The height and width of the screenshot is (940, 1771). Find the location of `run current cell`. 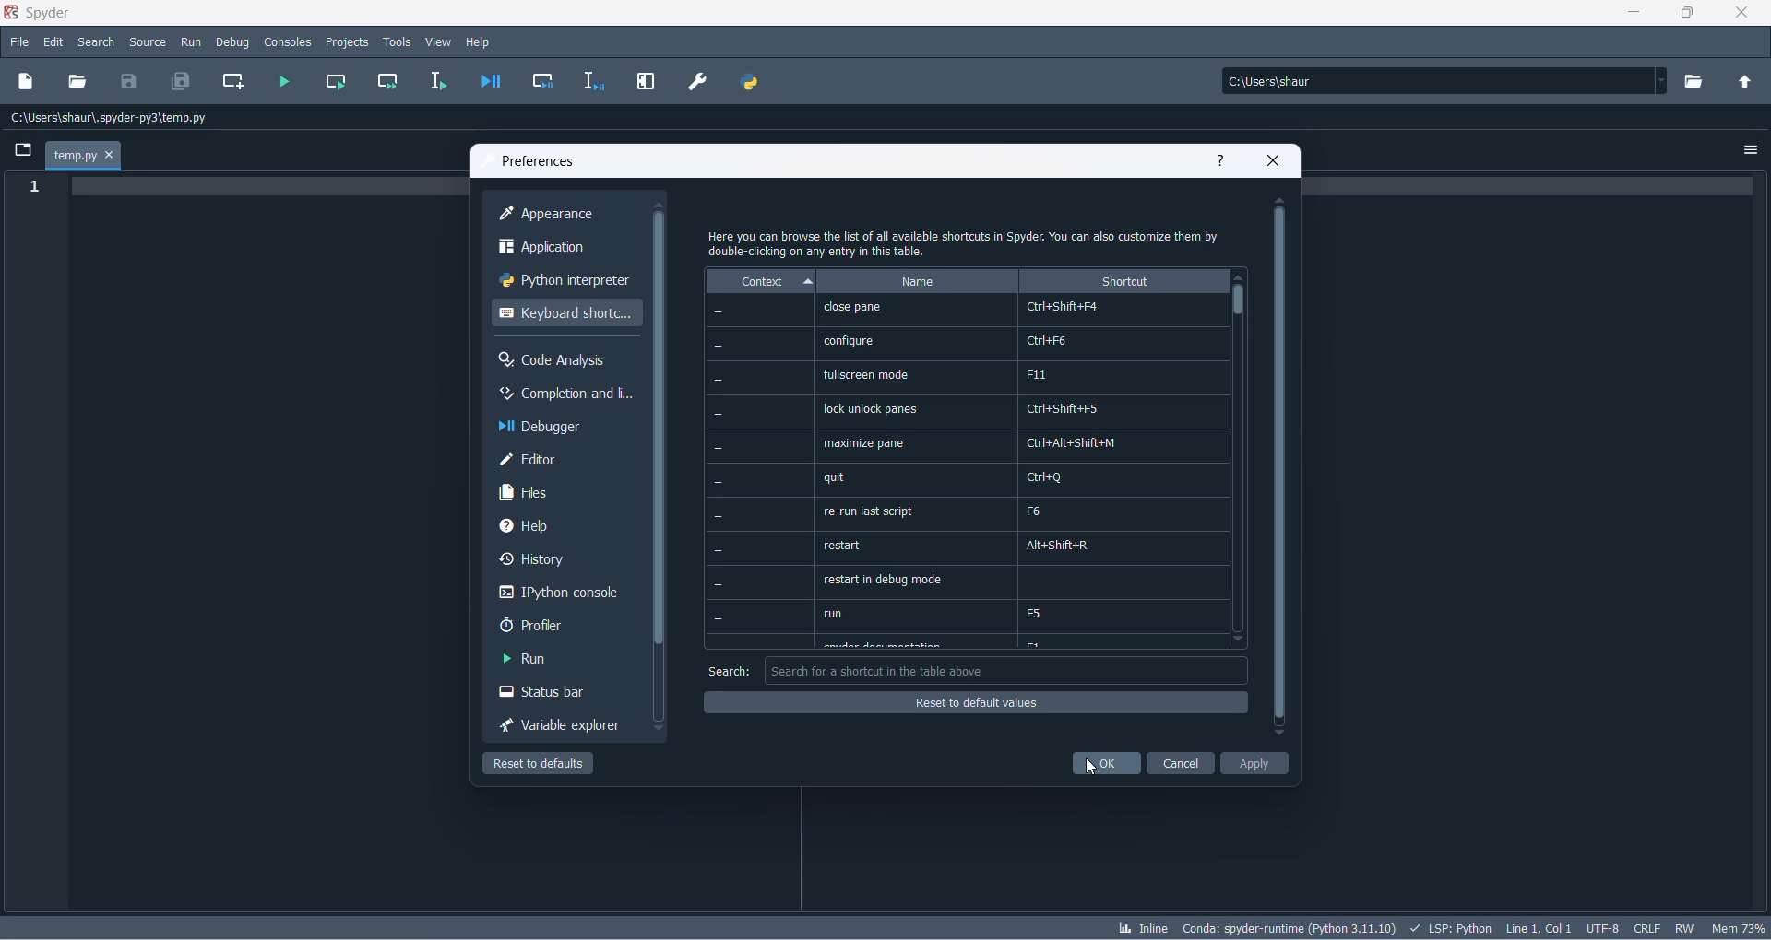

run current cell is located at coordinates (389, 81).